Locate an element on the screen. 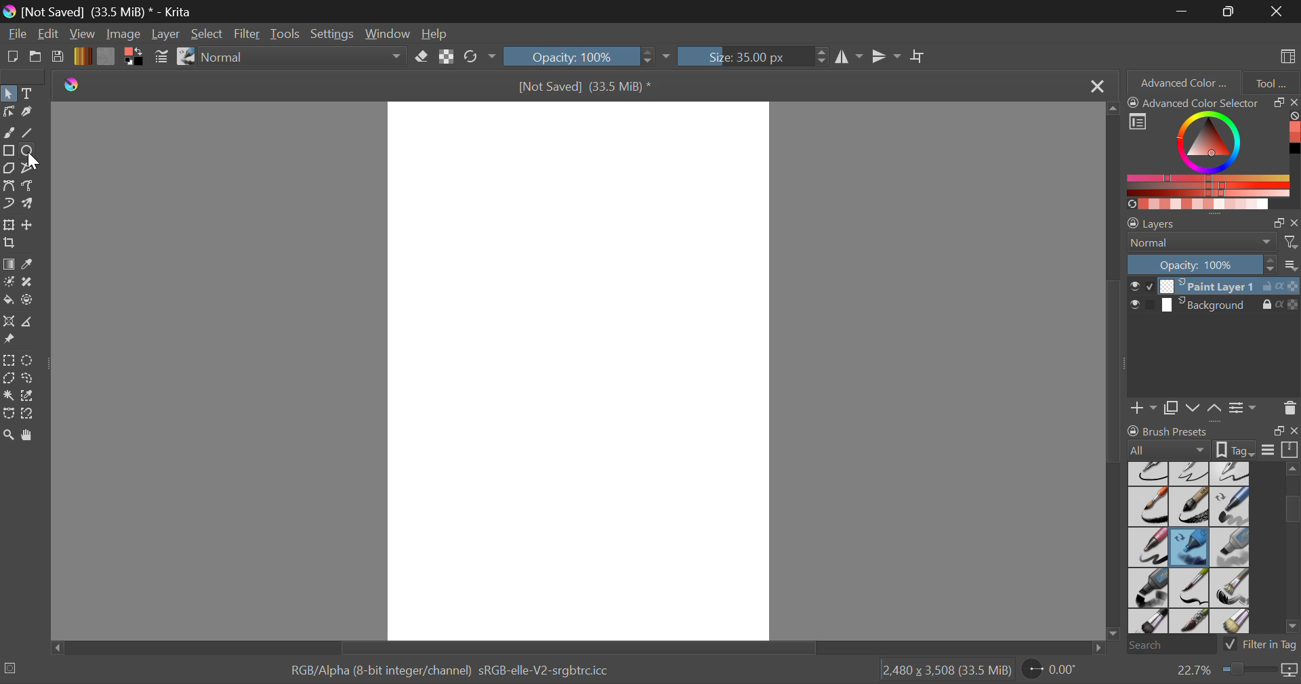 This screenshot has height=684, width=1301. Ink-2 Fineliner is located at coordinates (1149, 473).